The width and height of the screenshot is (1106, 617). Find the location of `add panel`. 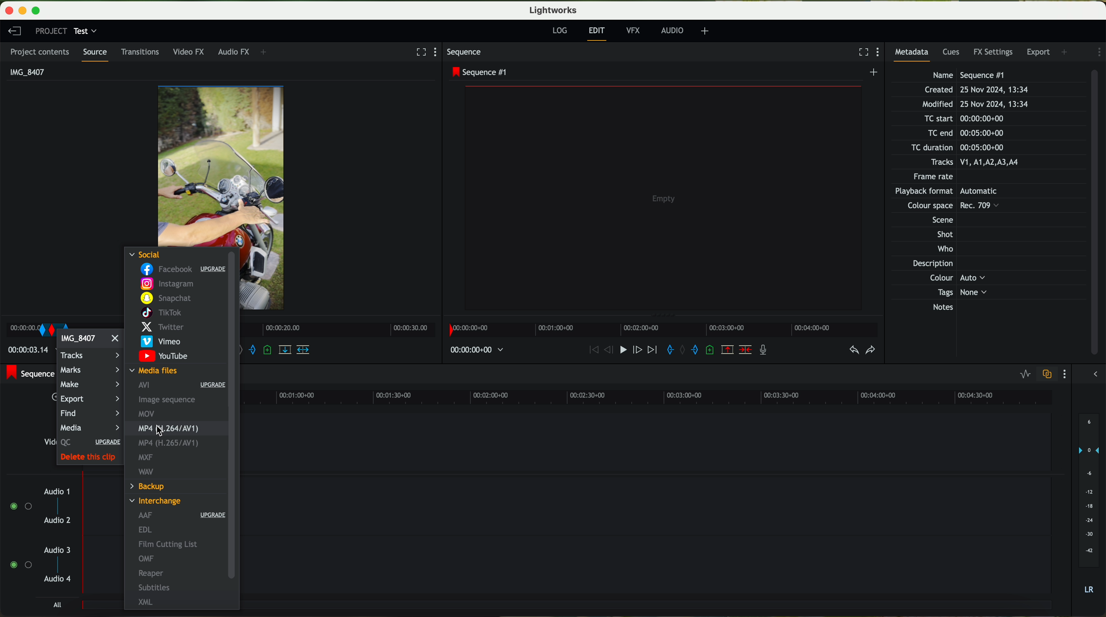

add panel is located at coordinates (1066, 51).